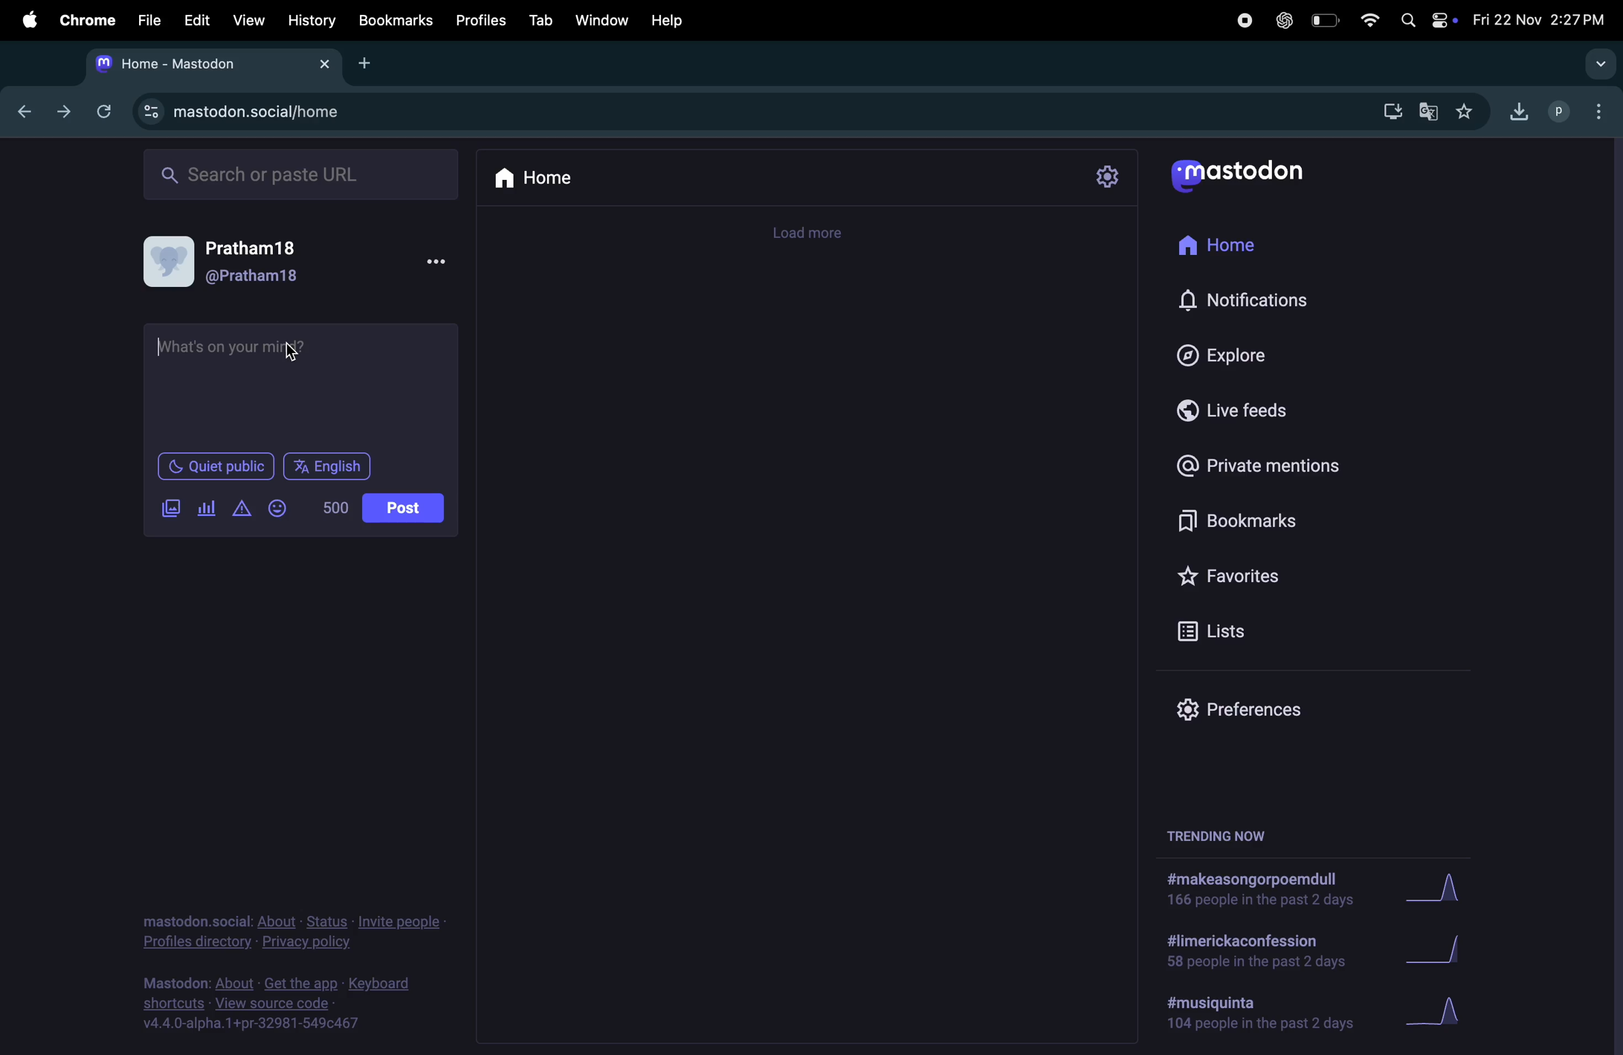 The width and height of the screenshot is (1623, 1055). I want to click on tab, so click(161, 66).